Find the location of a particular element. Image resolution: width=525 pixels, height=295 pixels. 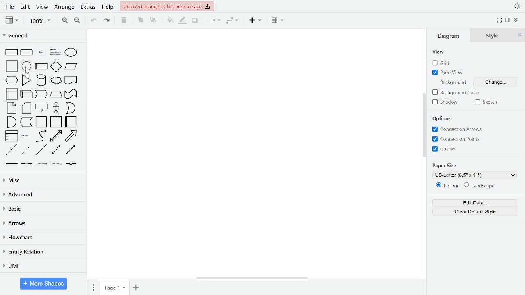

view is located at coordinates (12, 20).